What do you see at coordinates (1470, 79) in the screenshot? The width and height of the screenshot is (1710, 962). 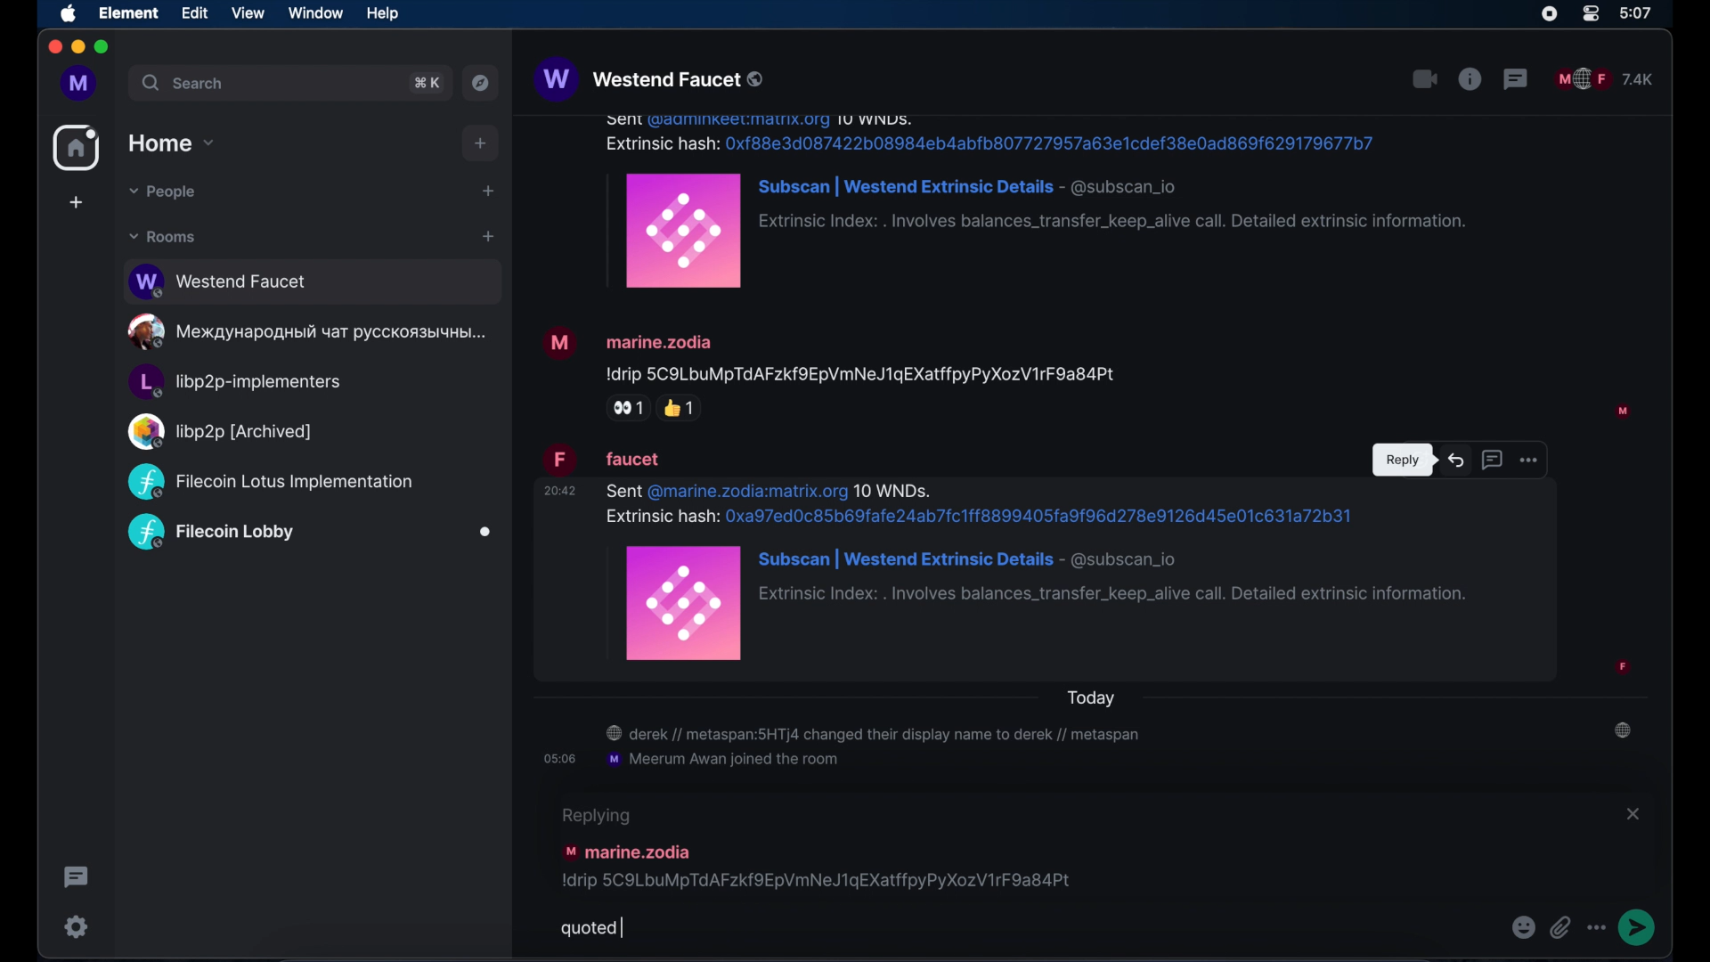 I see `public room properties` at bounding box center [1470, 79].